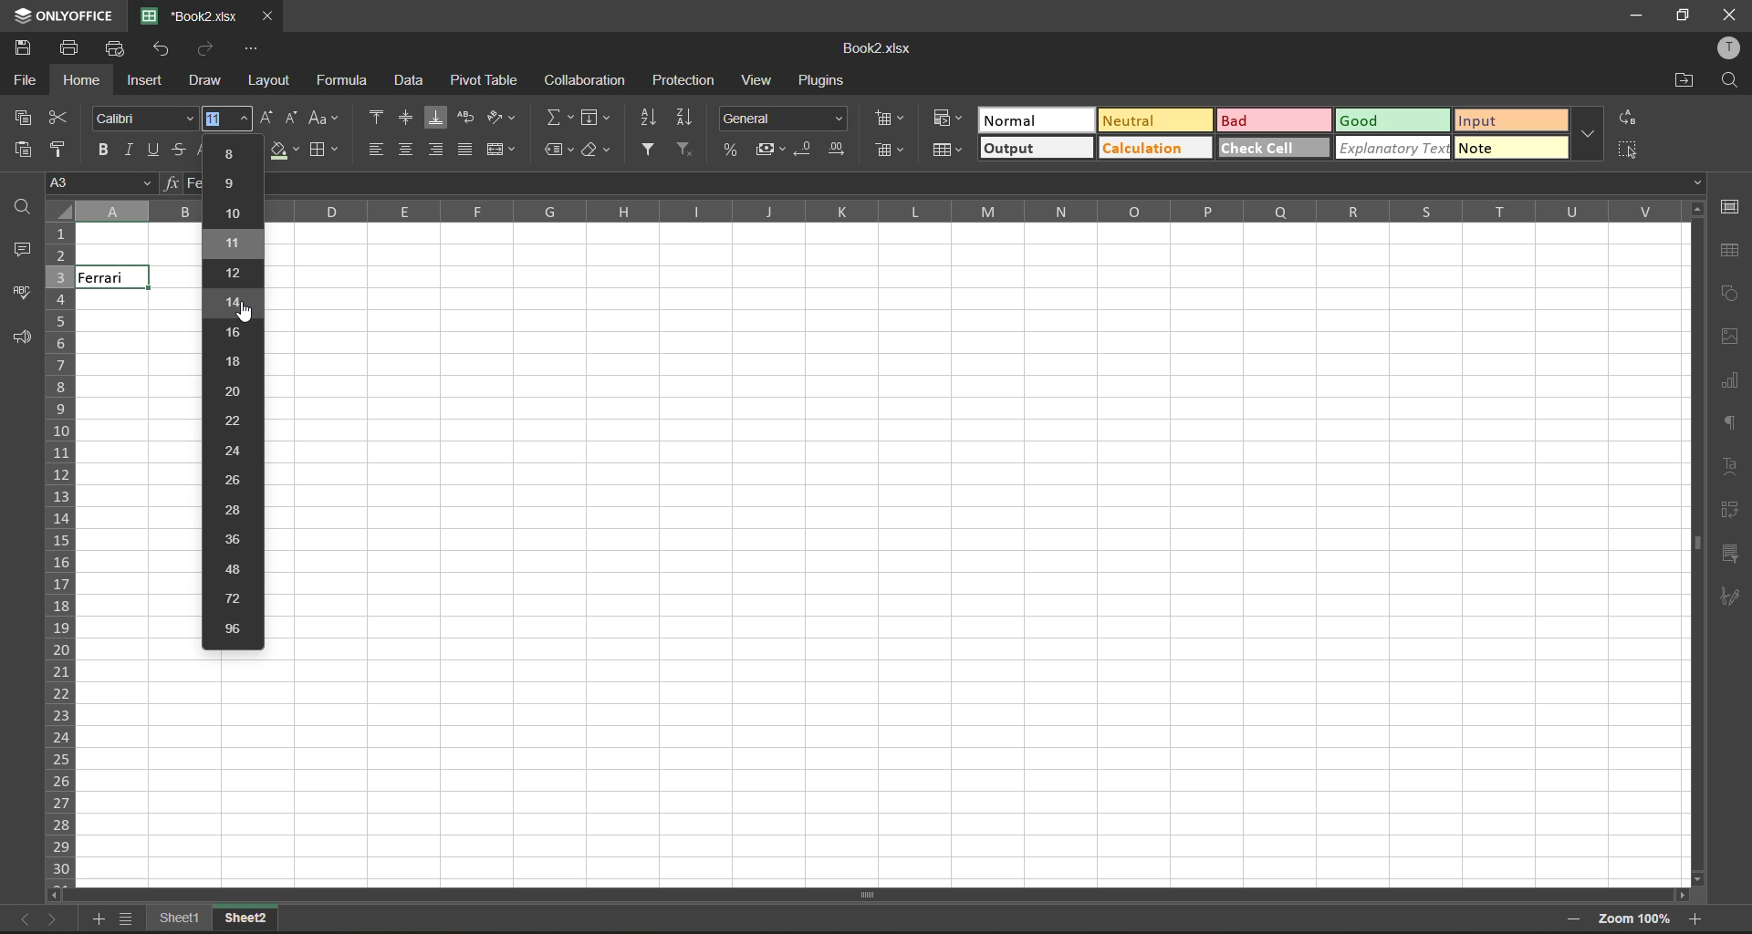 The image size is (1752, 934). I want to click on orientation, so click(500, 116).